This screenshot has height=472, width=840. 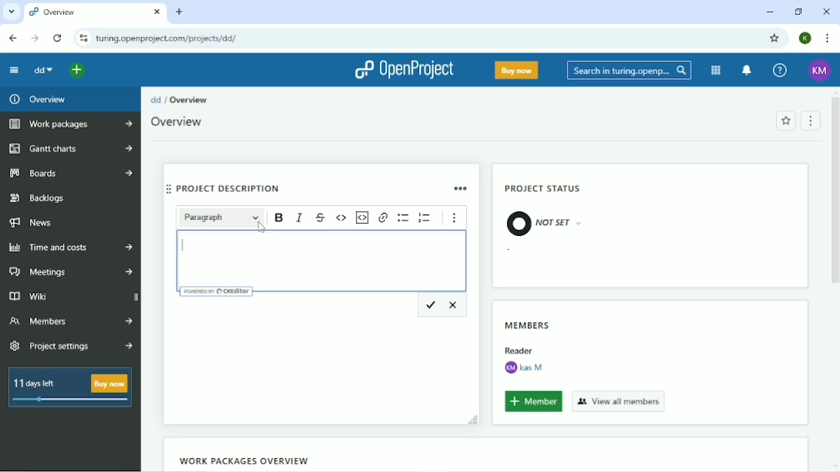 I want to click on Italic, so click(x=300, y=218).